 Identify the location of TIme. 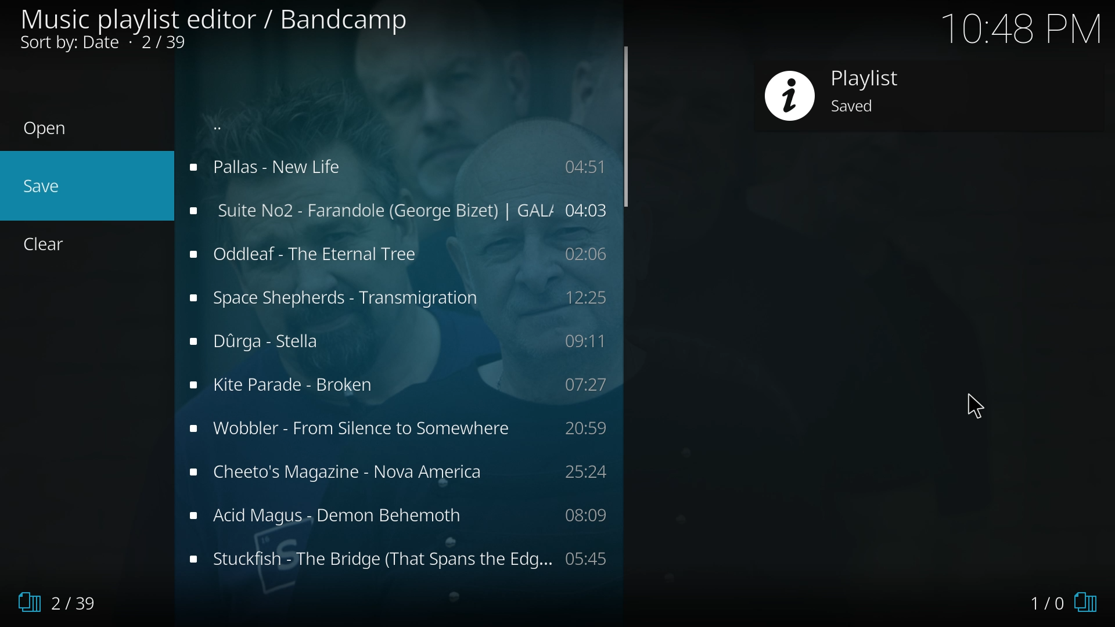
(1024, 27).